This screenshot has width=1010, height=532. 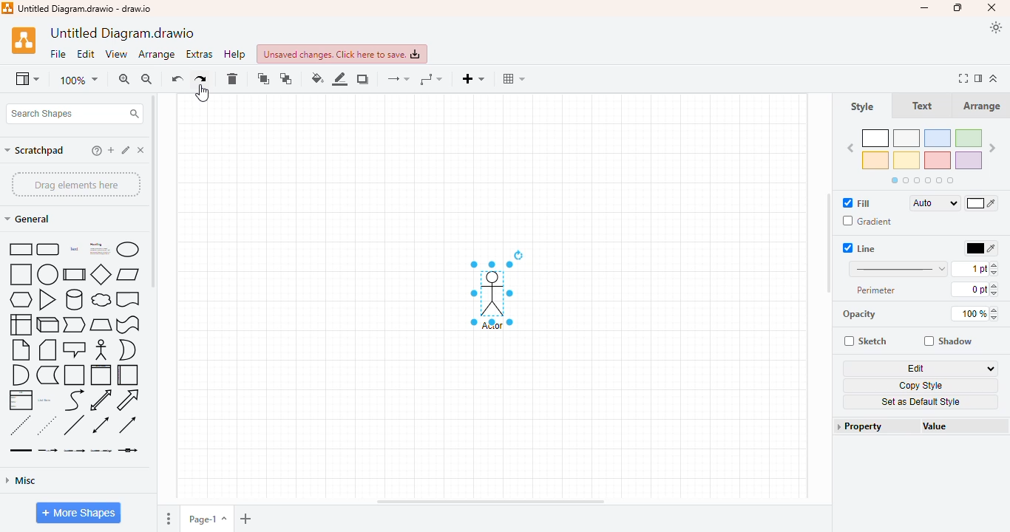 What do you see at coordinates (921, 402) in the screenshot?
I see `set as default style` at bounding box center [921, 402].